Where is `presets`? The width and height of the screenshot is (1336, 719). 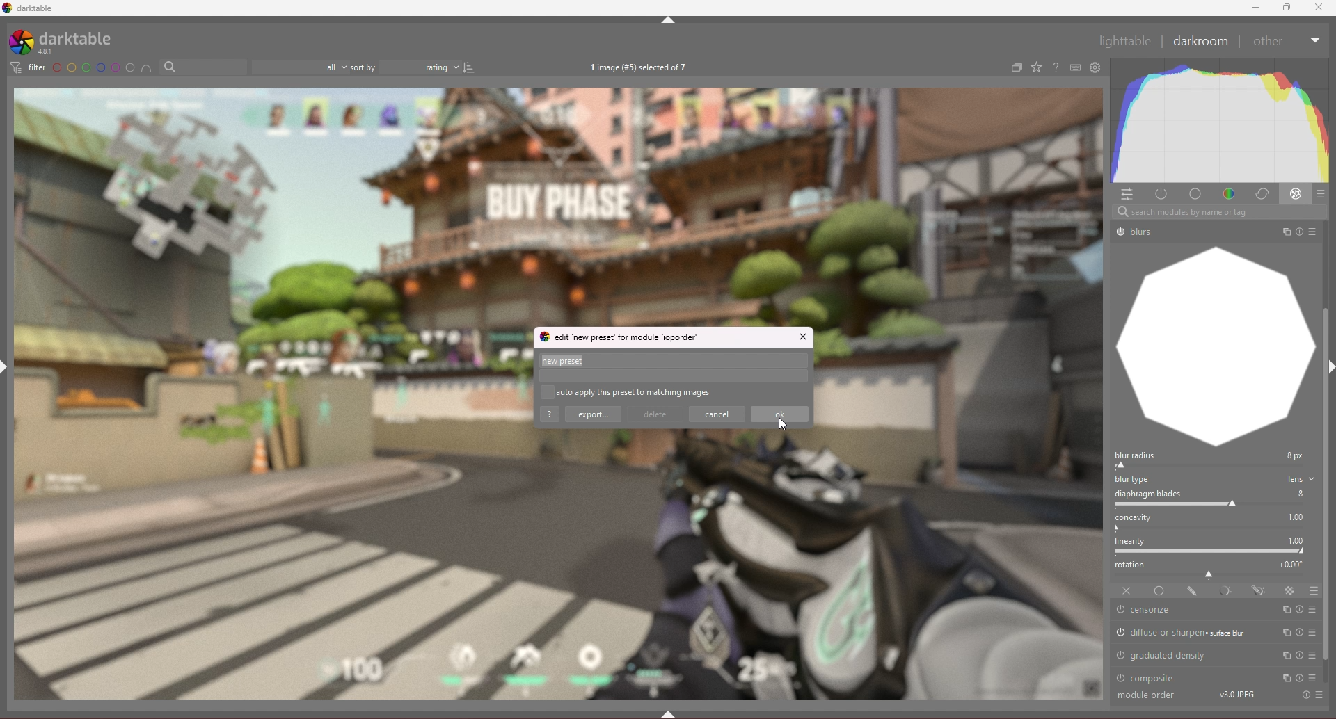 presets is located at coordinates (1313, 610).